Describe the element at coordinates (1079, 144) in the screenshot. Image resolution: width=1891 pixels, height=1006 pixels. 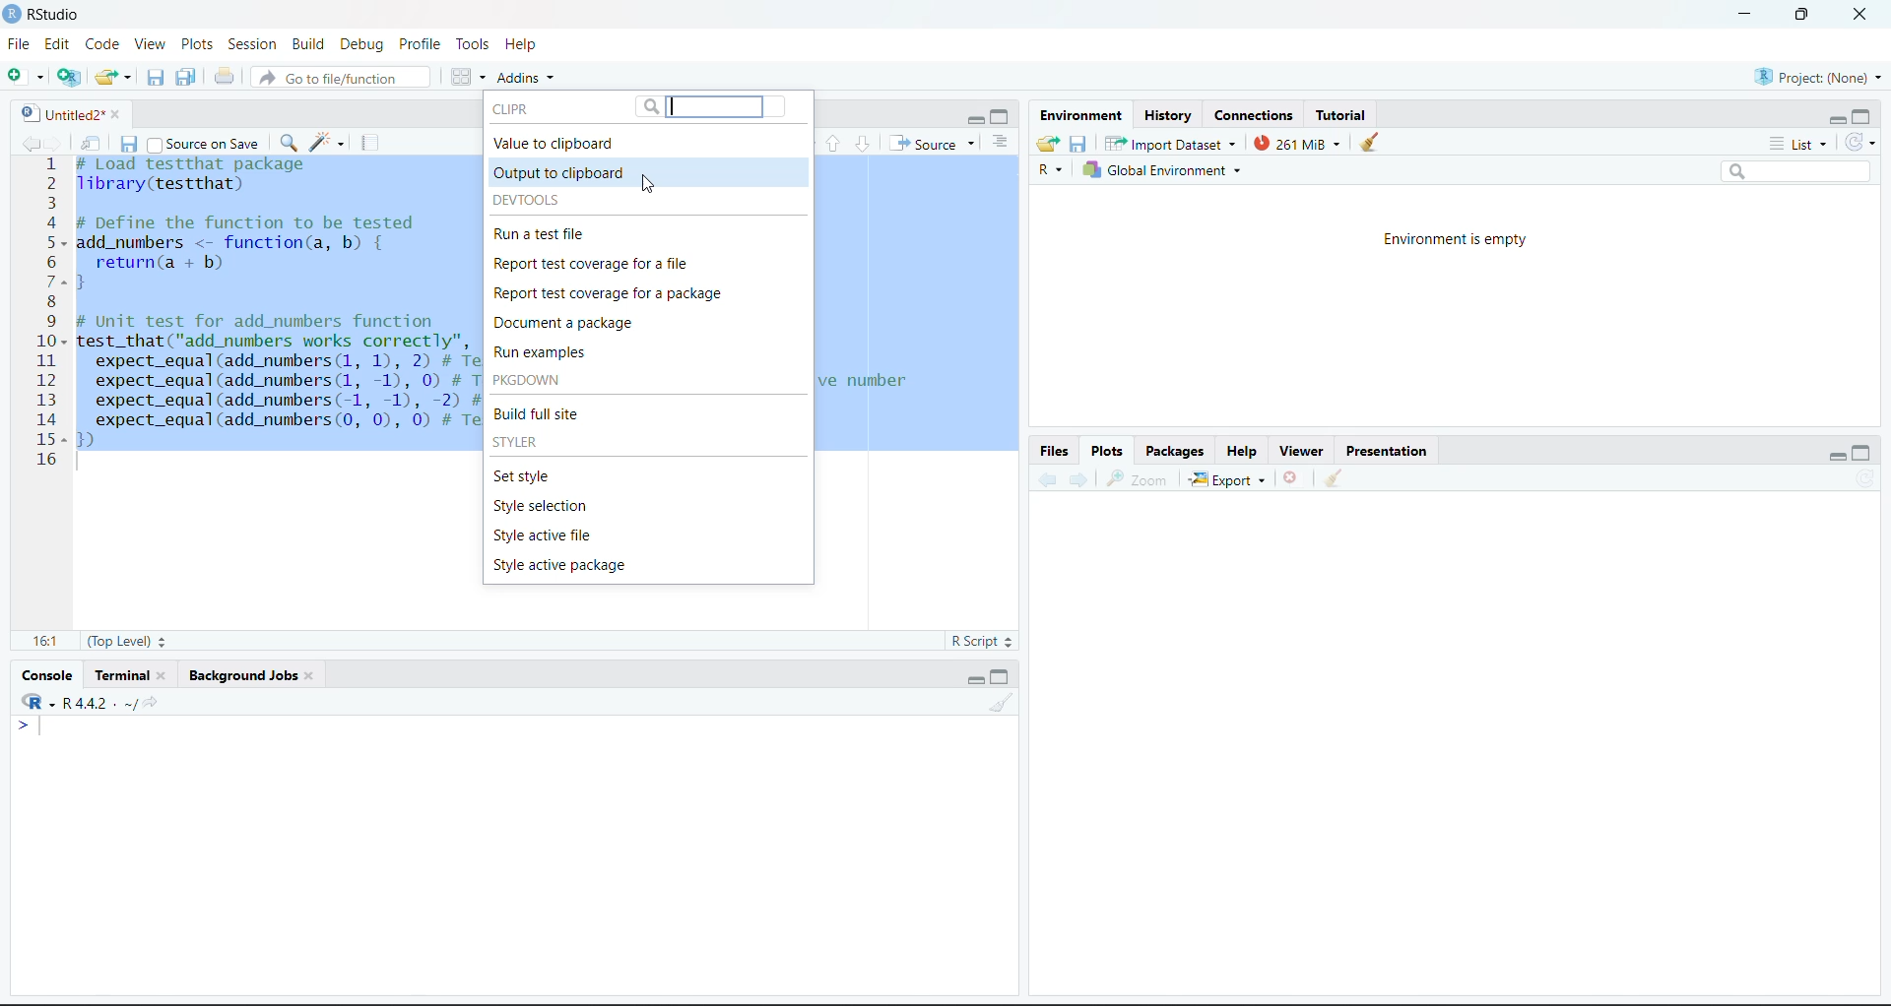
I see `Save` at that location.